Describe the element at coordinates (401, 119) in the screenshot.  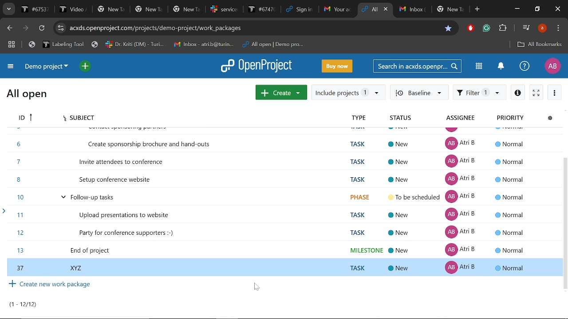
I see `Status` at that location.